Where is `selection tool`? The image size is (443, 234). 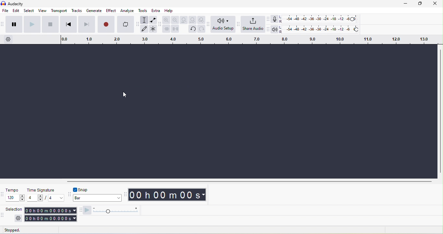 selection tool is located at coordinates (144, 20).